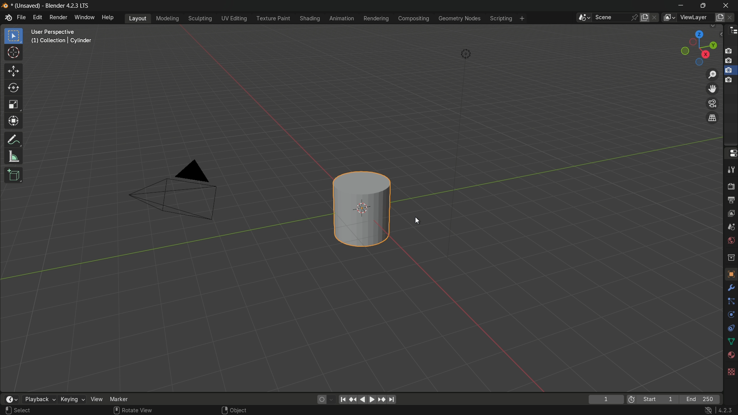 The image size is (738, 415). I want to click on select box, so click(15, 36).